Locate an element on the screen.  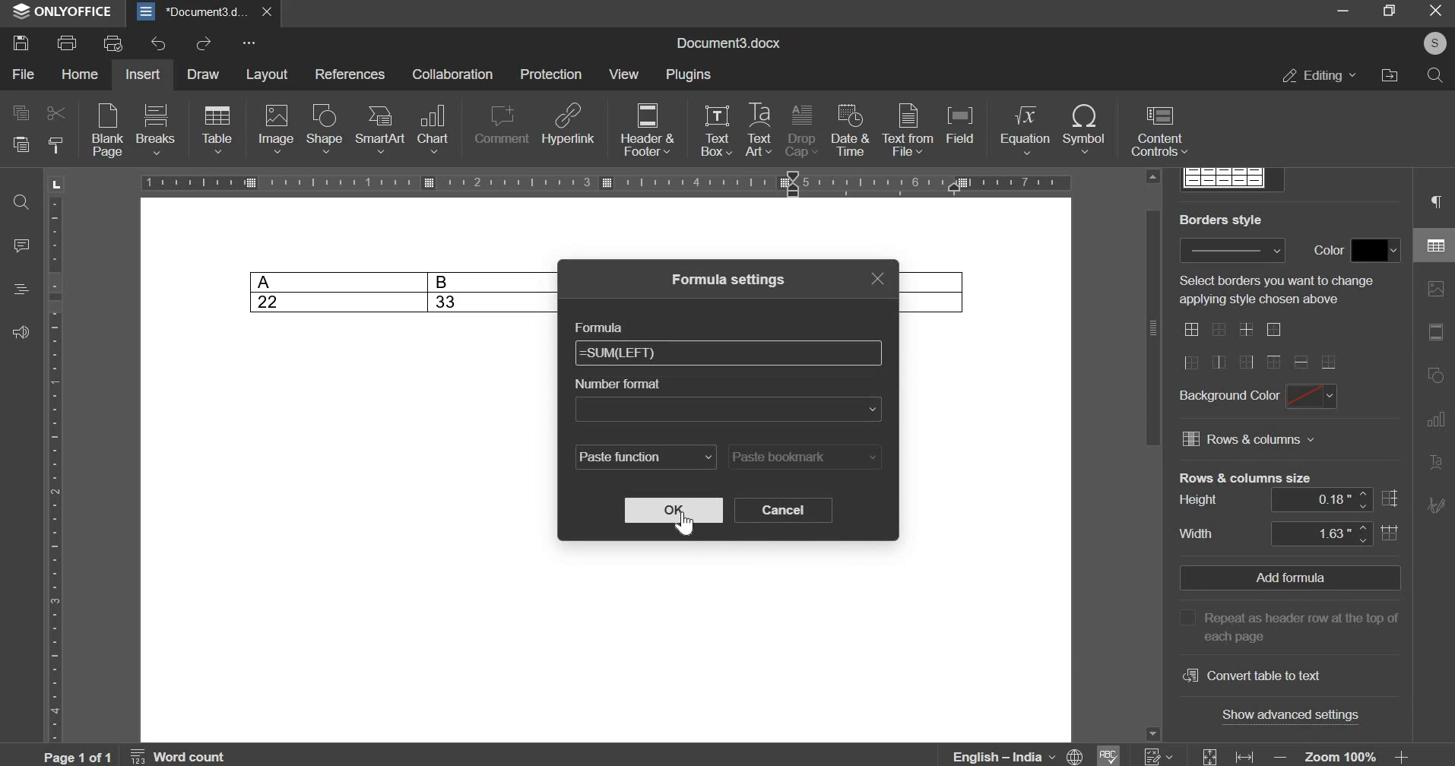
equation is located at coordinates (1022, 130).